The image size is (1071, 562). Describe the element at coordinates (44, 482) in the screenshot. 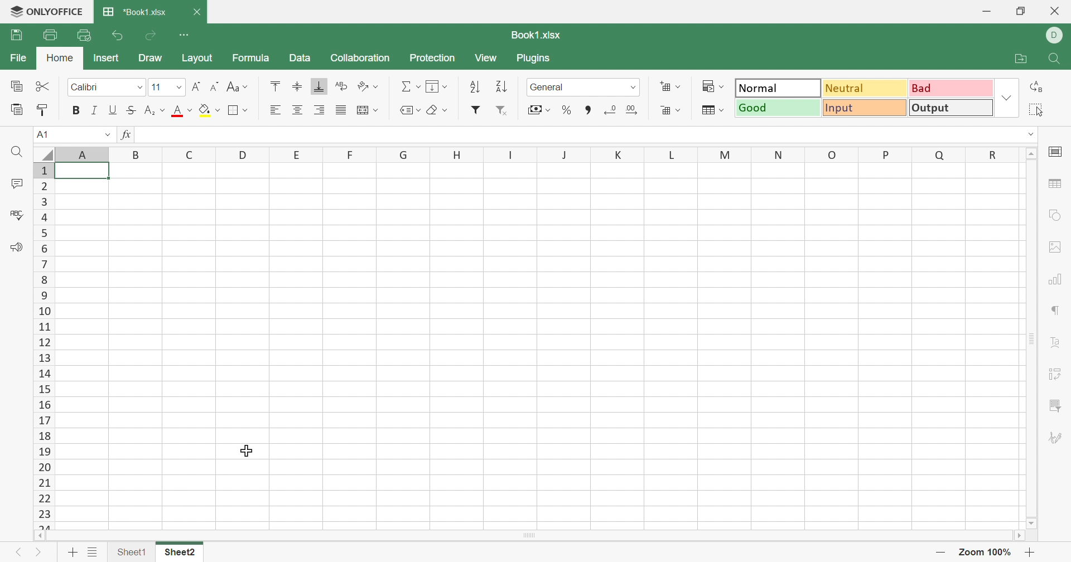

I see `21` at that location.